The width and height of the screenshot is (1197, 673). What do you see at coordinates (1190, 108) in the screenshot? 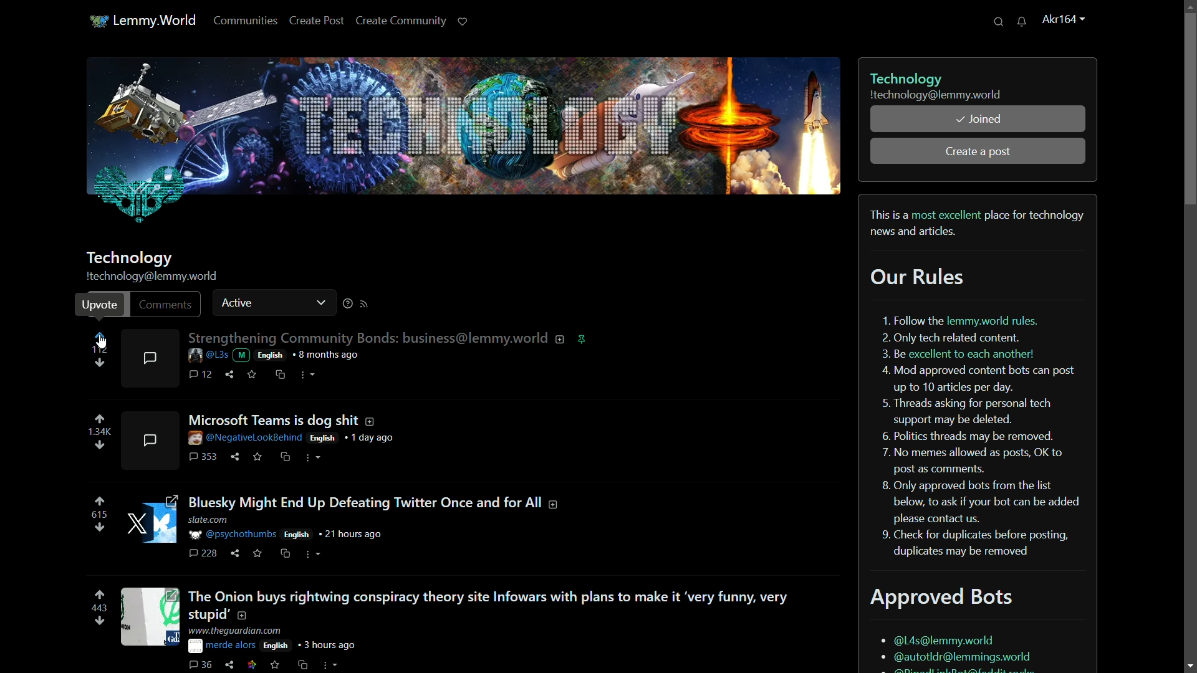
I see `scroll bar` at bounding box center [1190, 108].